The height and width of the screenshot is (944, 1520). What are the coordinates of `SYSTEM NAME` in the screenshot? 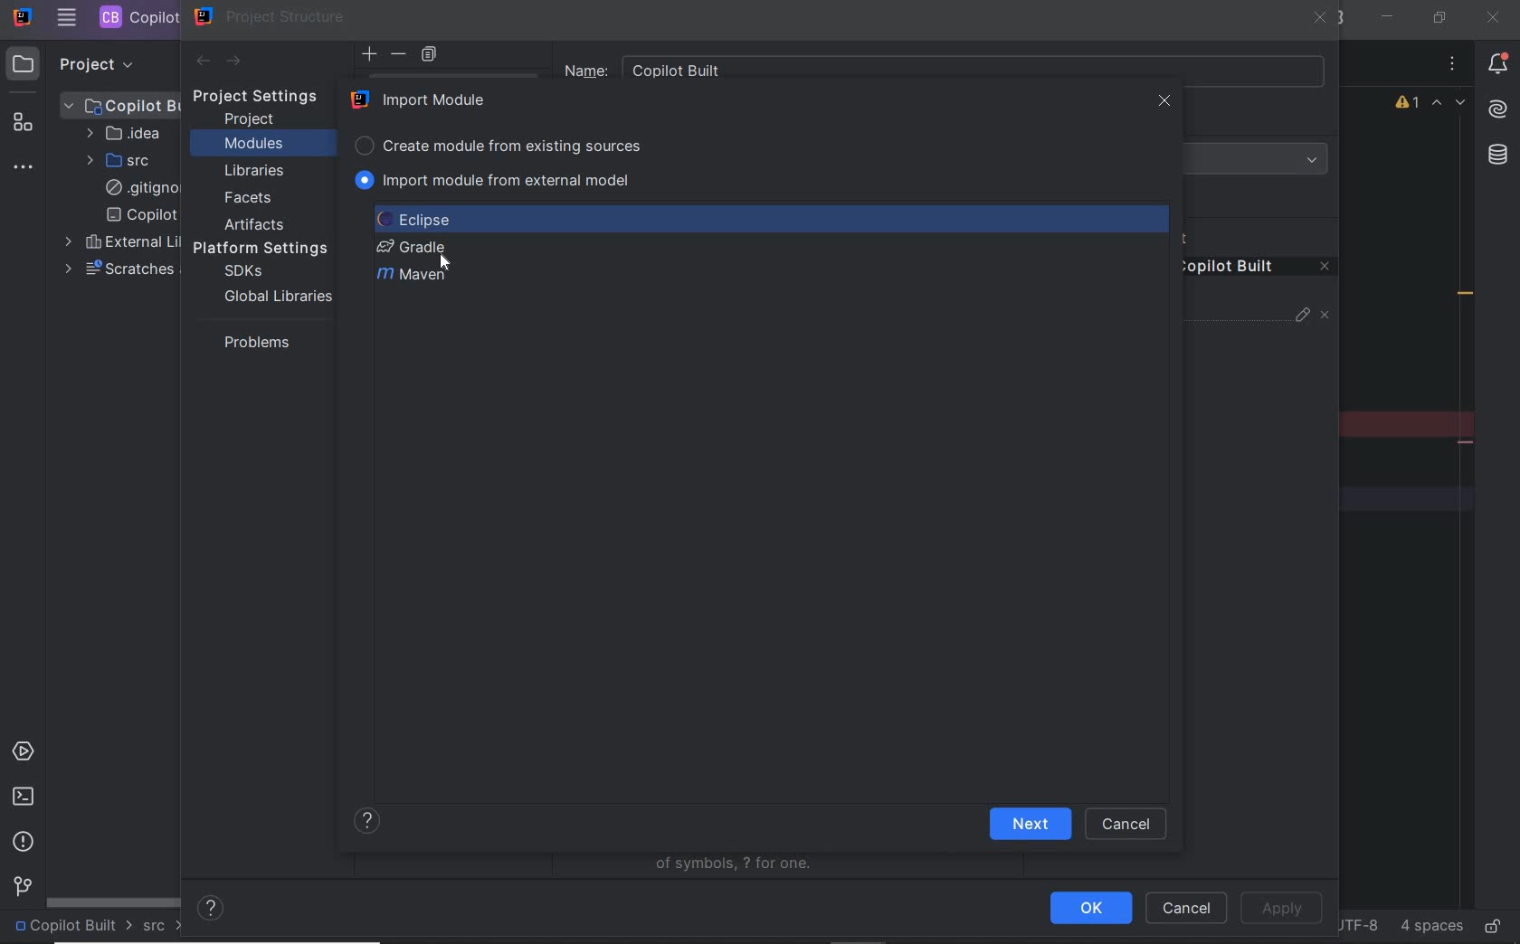 It's located at (21, 18).